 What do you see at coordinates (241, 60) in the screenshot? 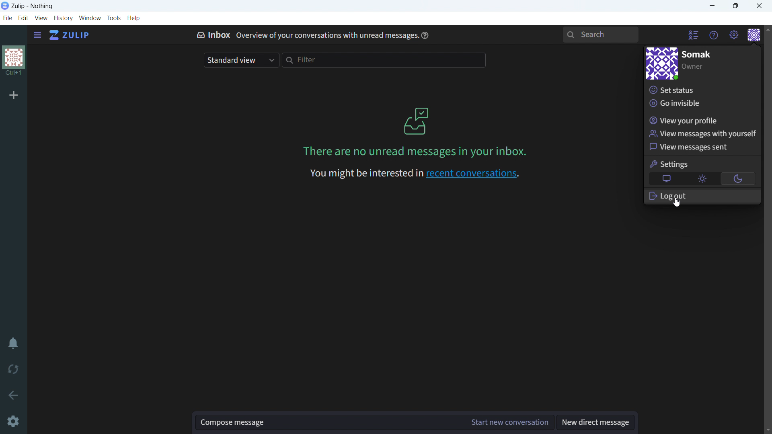
I see `select view` at bounding box center [241, 60].